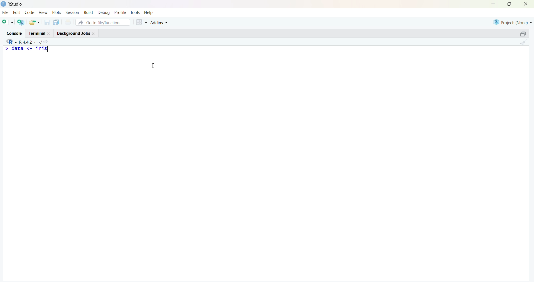 Image resolution: width=534 pixels, height=282 pixels. I want to click on Save all open documents (Ctrl + Alt + S), so click(56, 21).